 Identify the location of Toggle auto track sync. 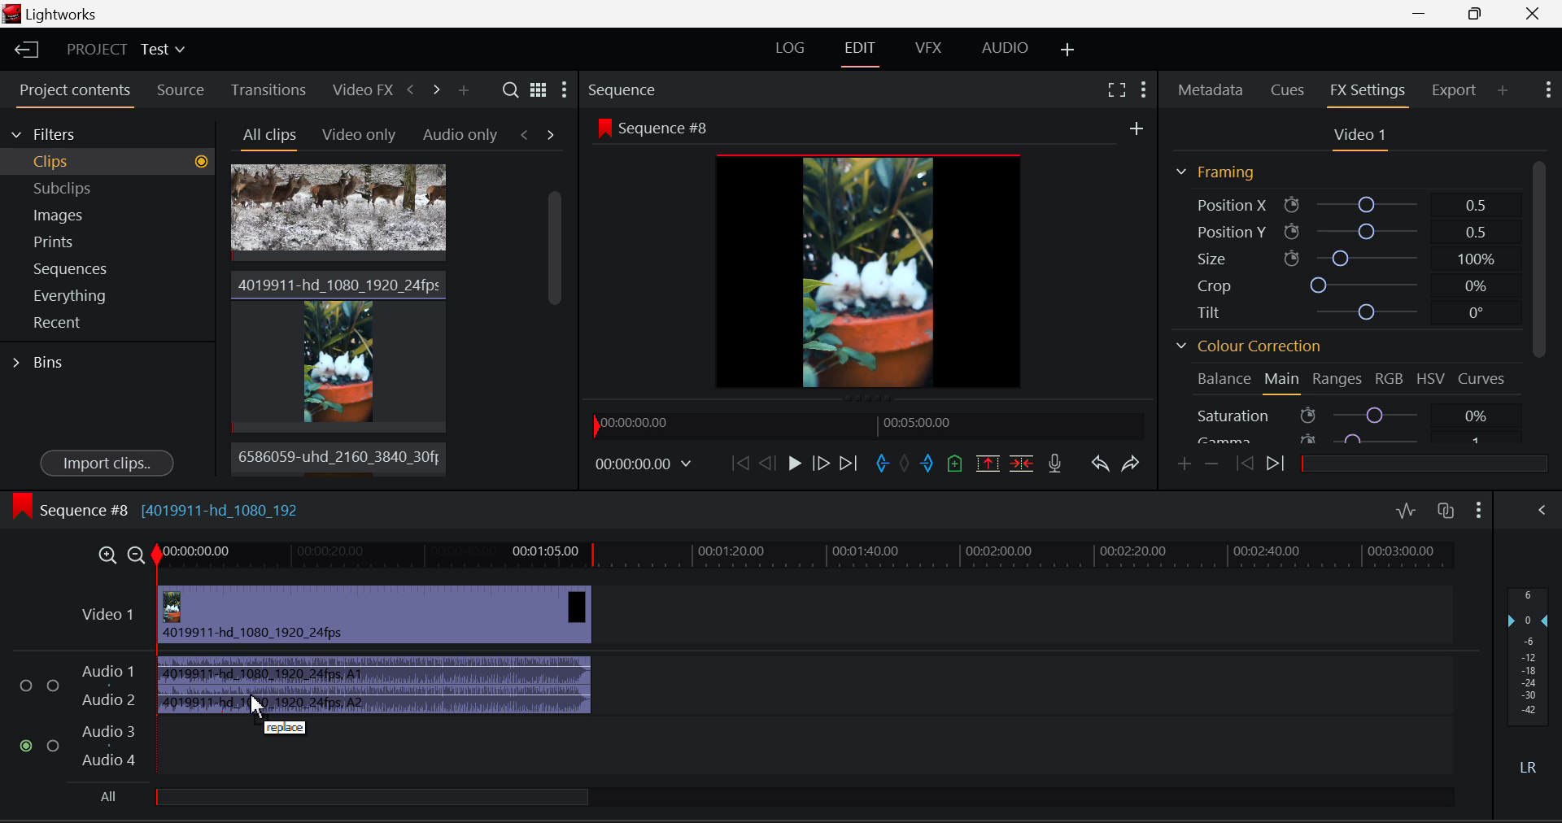
(1446, 512).